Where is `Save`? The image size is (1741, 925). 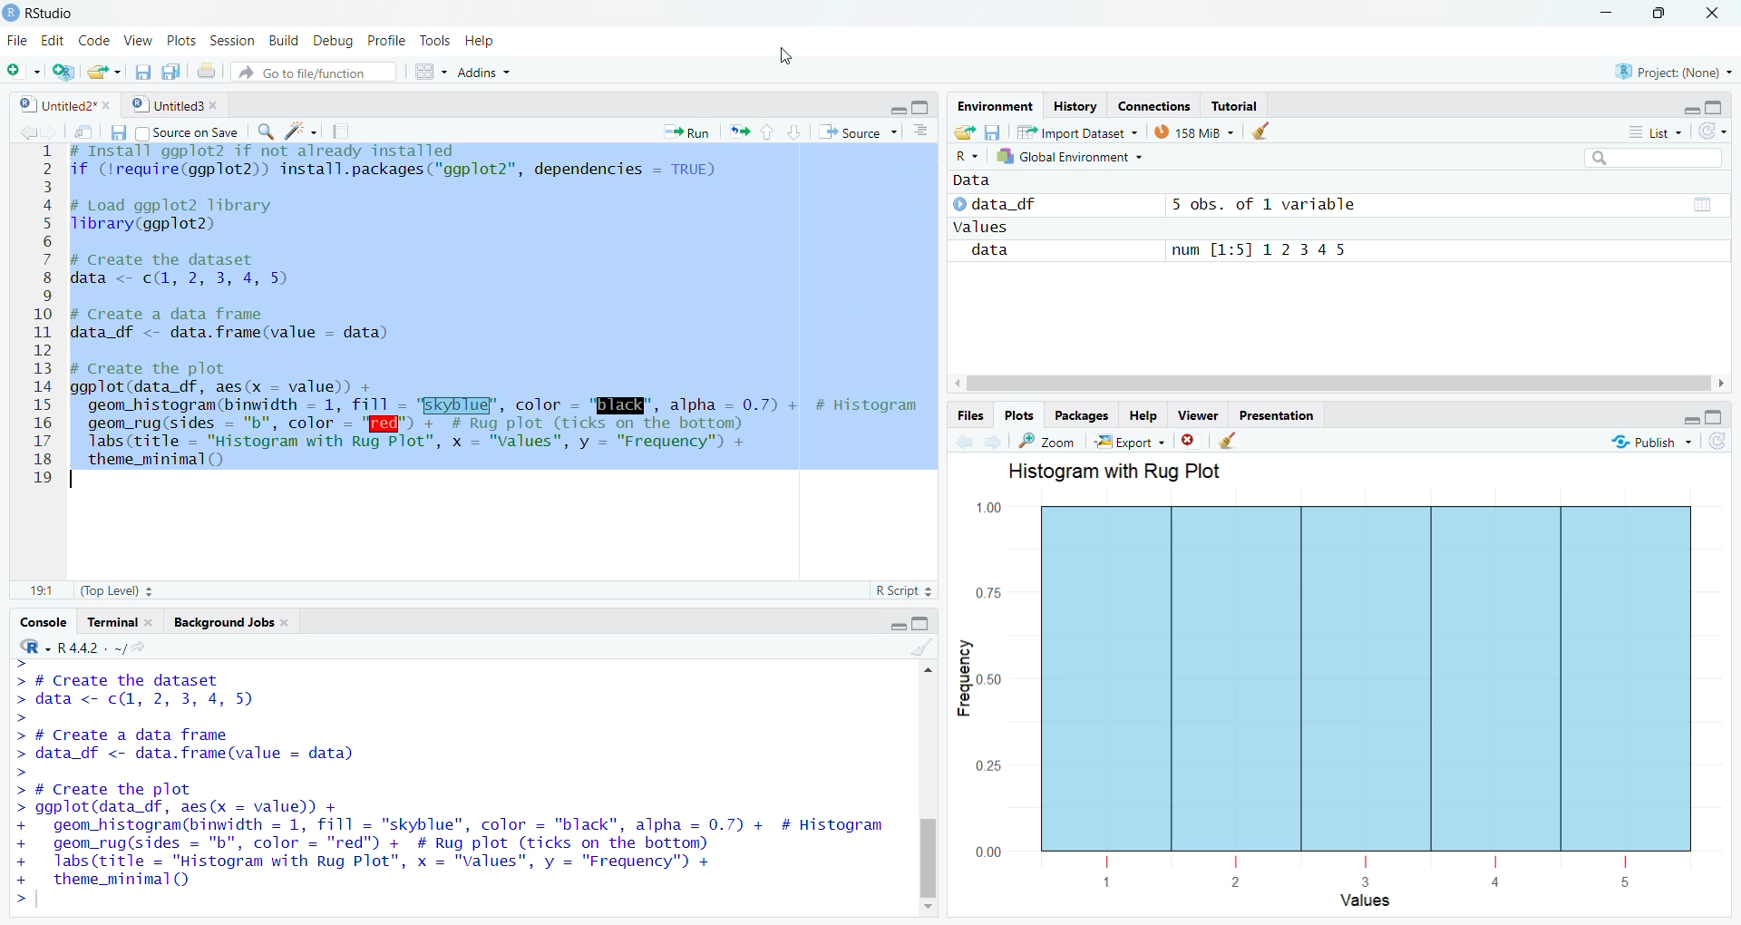 Save is located at coordinates (117, 131).